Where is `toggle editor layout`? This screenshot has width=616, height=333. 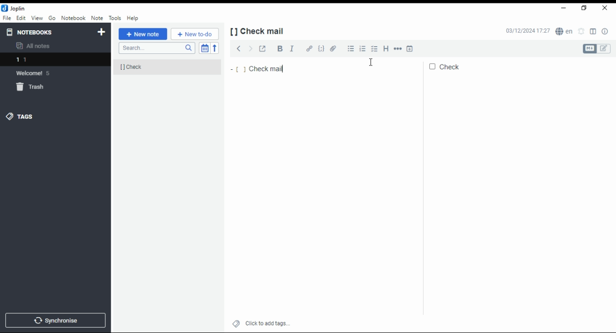 toggle editor layout is located at coordinates (593, 30).